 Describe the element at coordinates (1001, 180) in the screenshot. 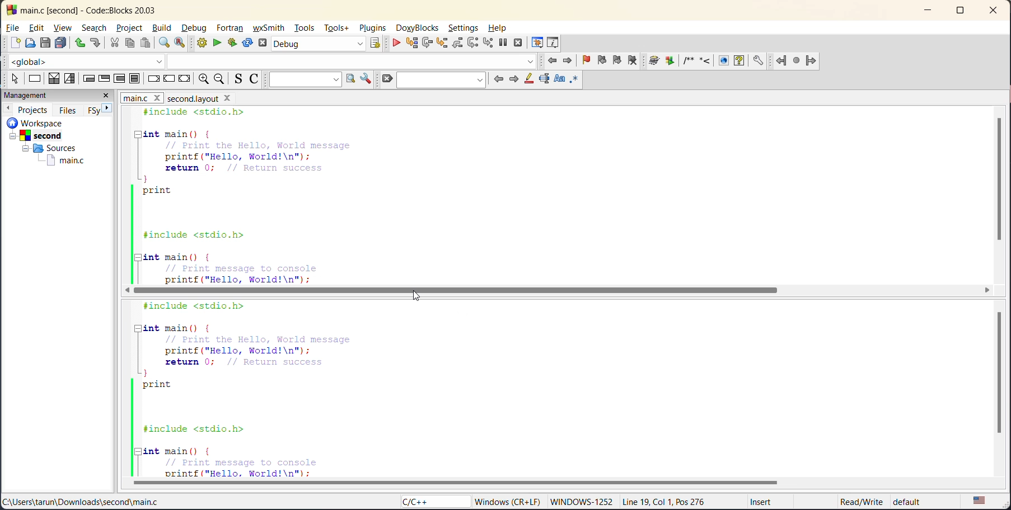

I see `vertical scroll bar` at that location.